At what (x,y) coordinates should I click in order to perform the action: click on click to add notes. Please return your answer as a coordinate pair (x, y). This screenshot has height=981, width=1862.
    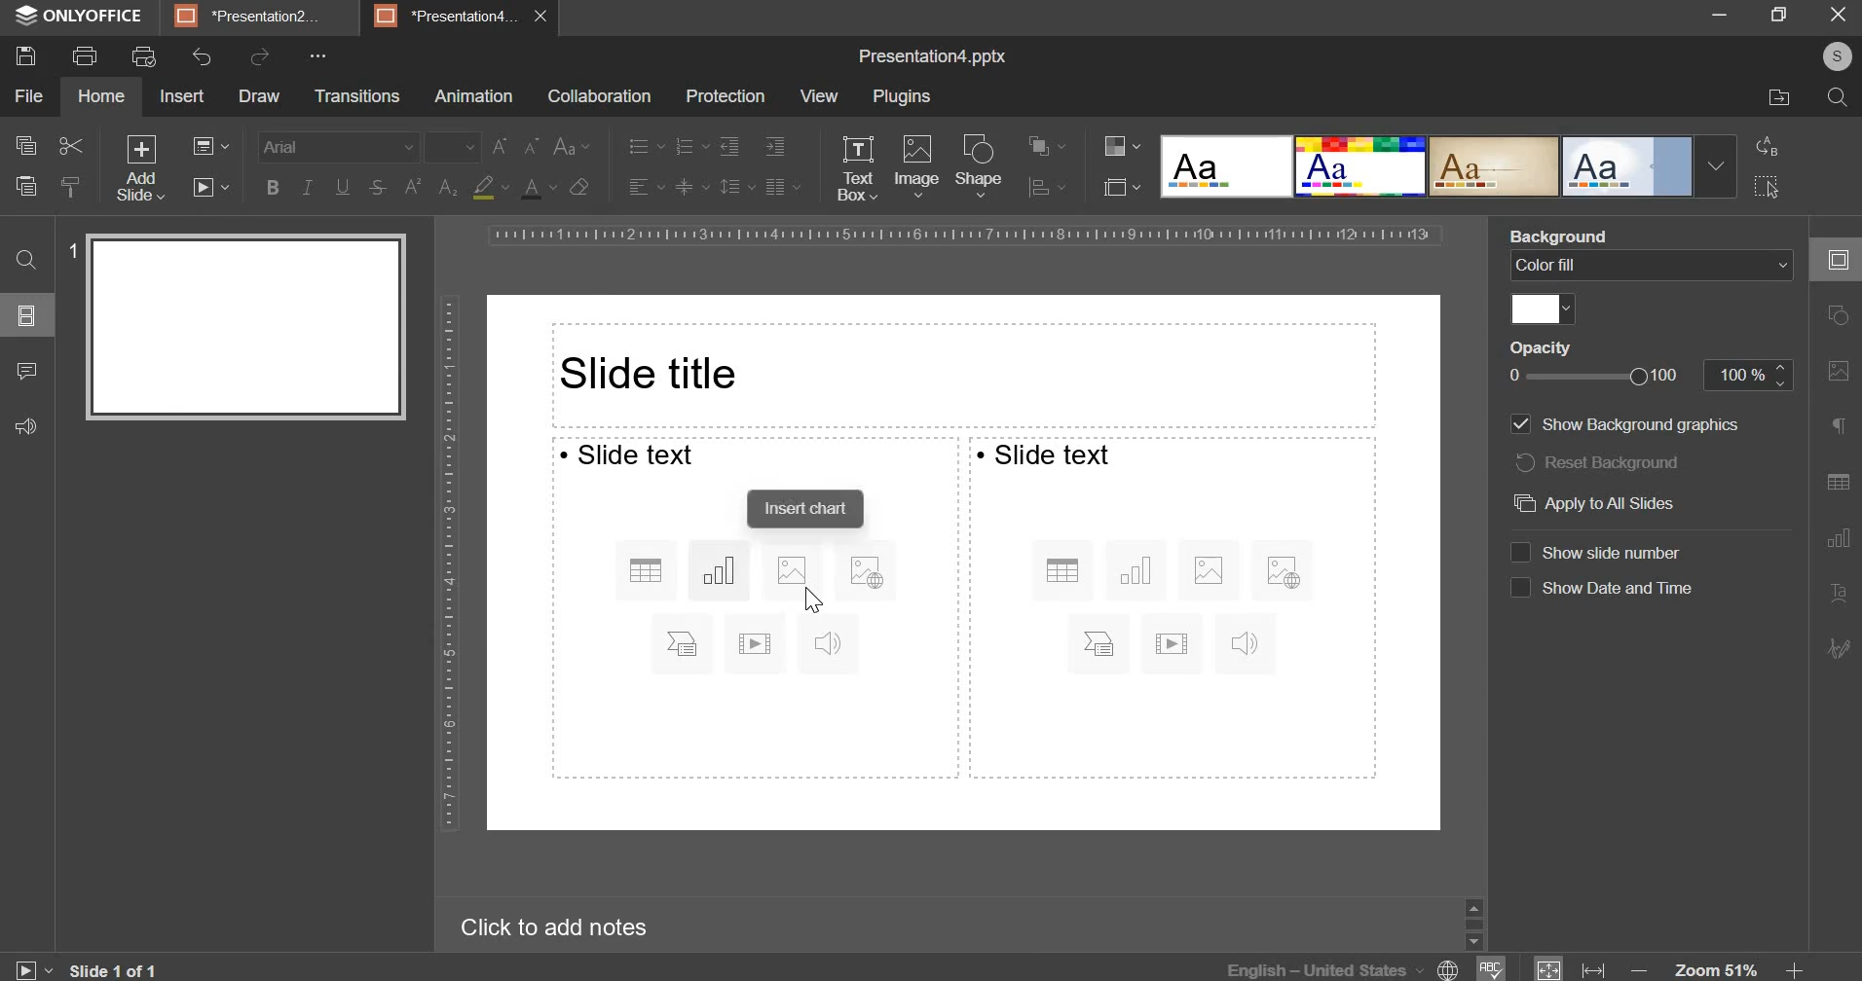
    Looking at the image, I should click on (545, 928).